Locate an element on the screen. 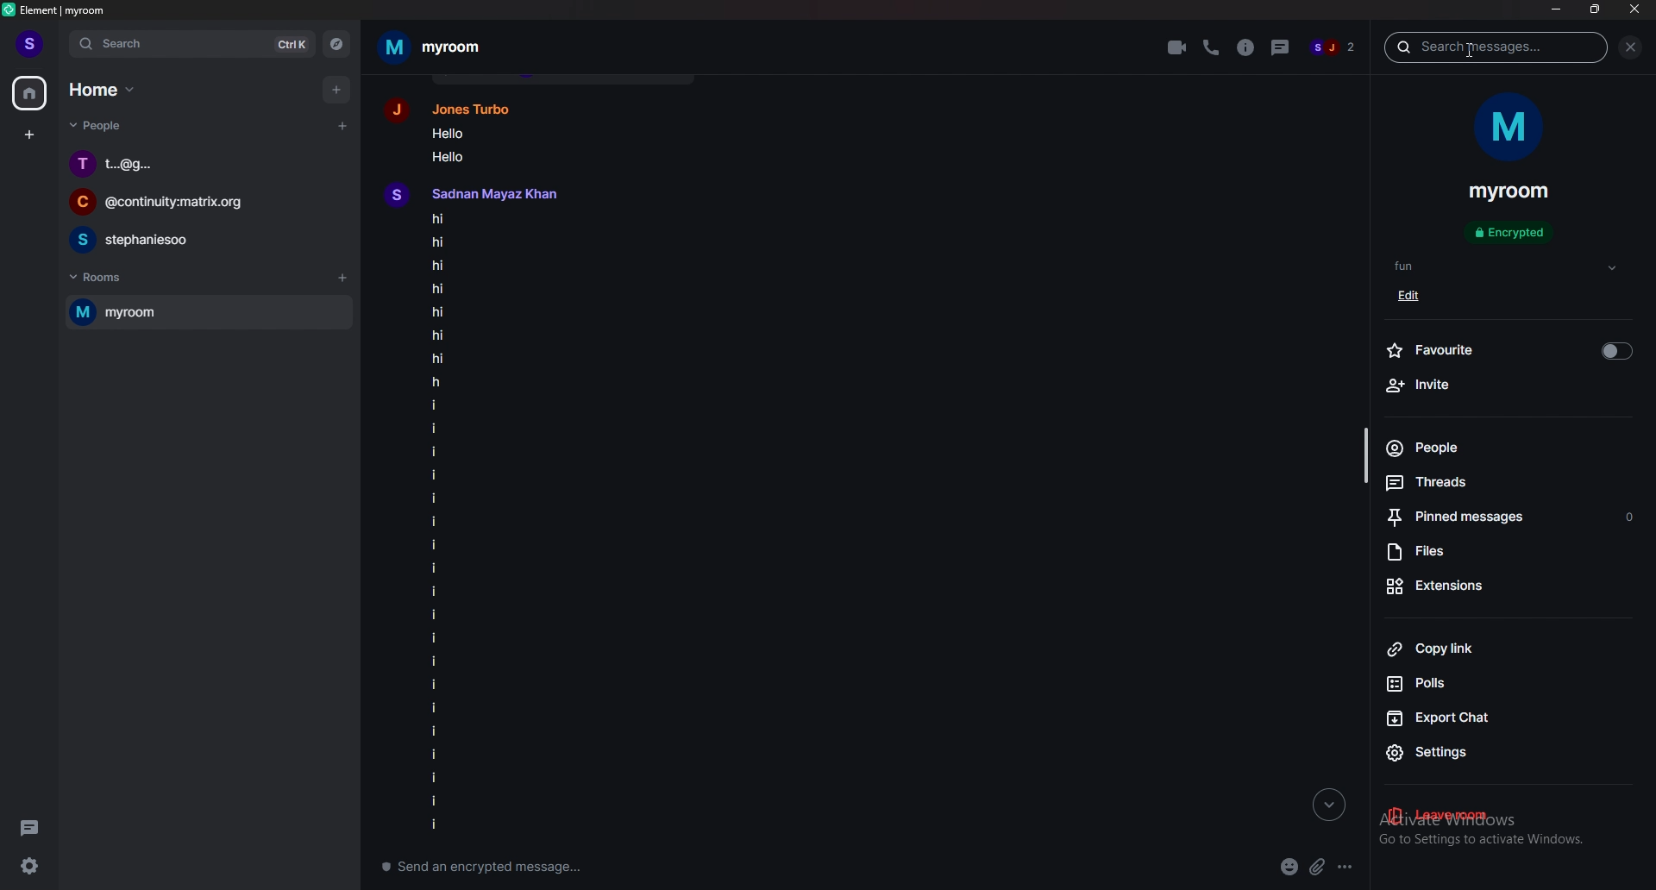 This screenshot has height=890, width=1656. compose message is located at coordinates (626, 865).